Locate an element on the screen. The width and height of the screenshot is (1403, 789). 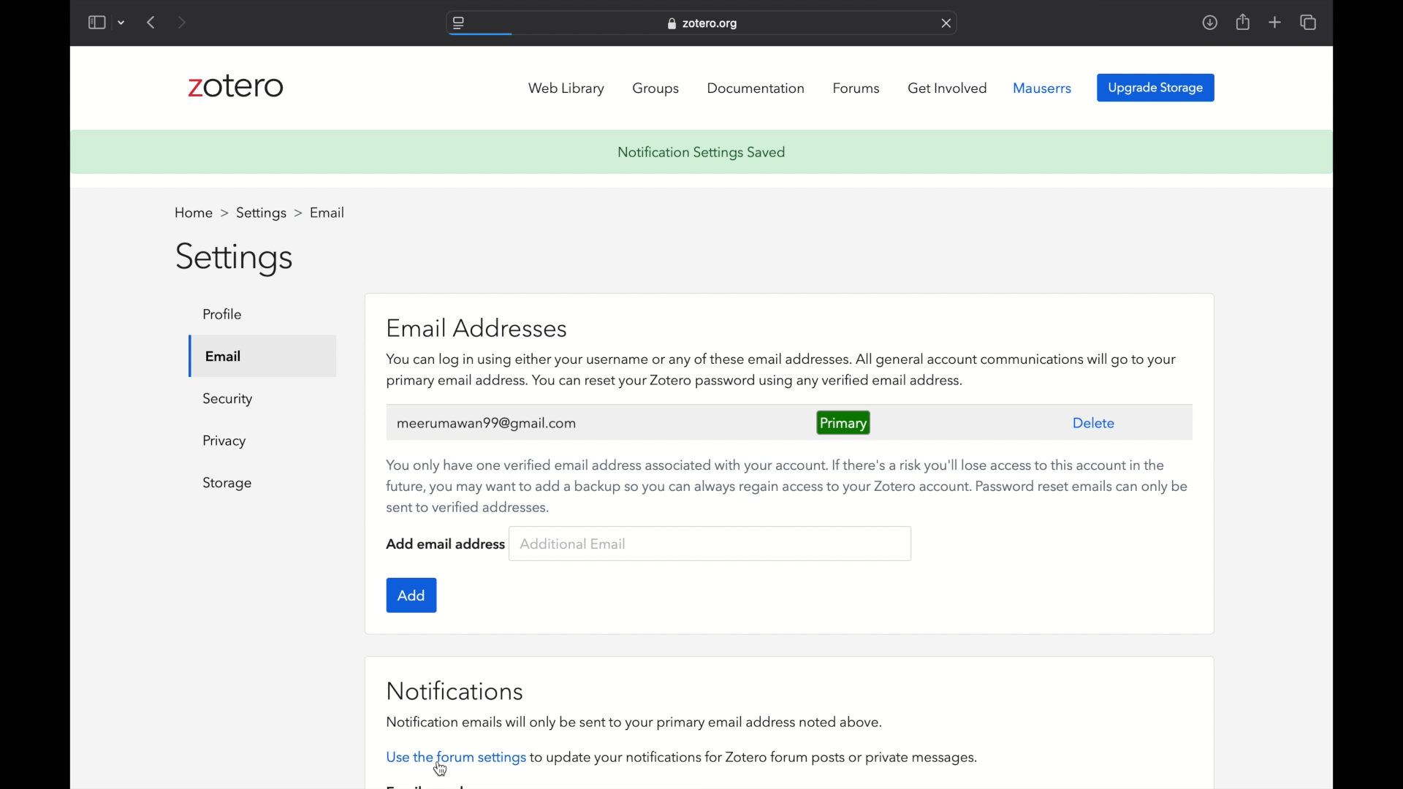
notifications  is located at coordinates (455, 690).